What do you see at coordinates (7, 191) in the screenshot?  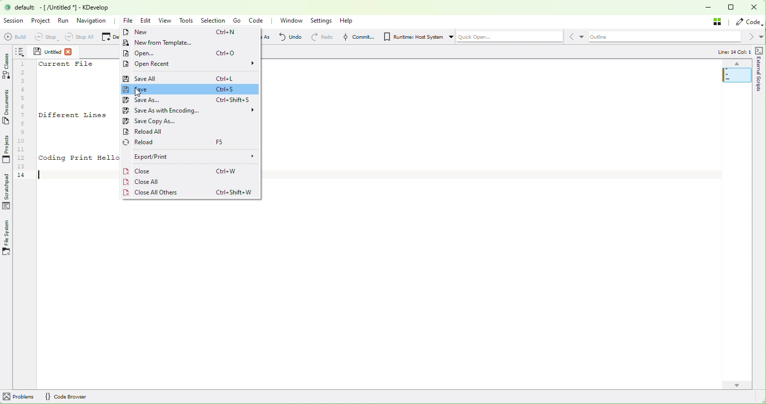 I see `Scratchpad` at bounding box center [7, 191].